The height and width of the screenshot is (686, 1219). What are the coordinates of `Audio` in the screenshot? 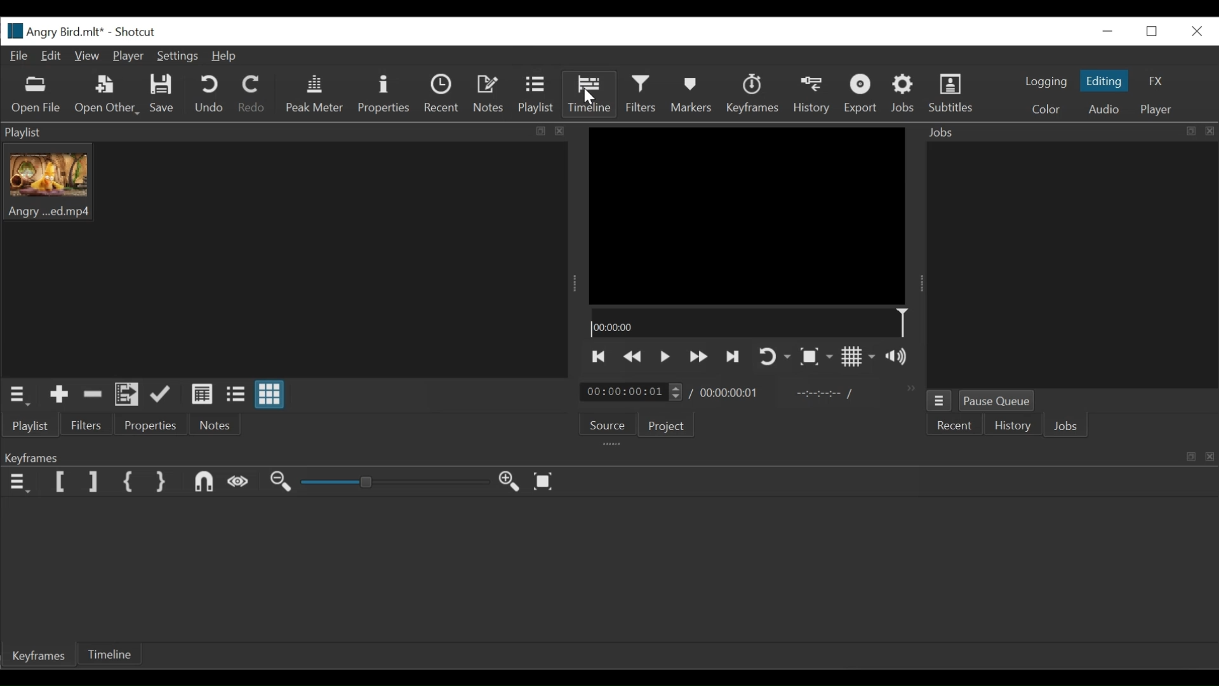 It's located at (1100, 109).